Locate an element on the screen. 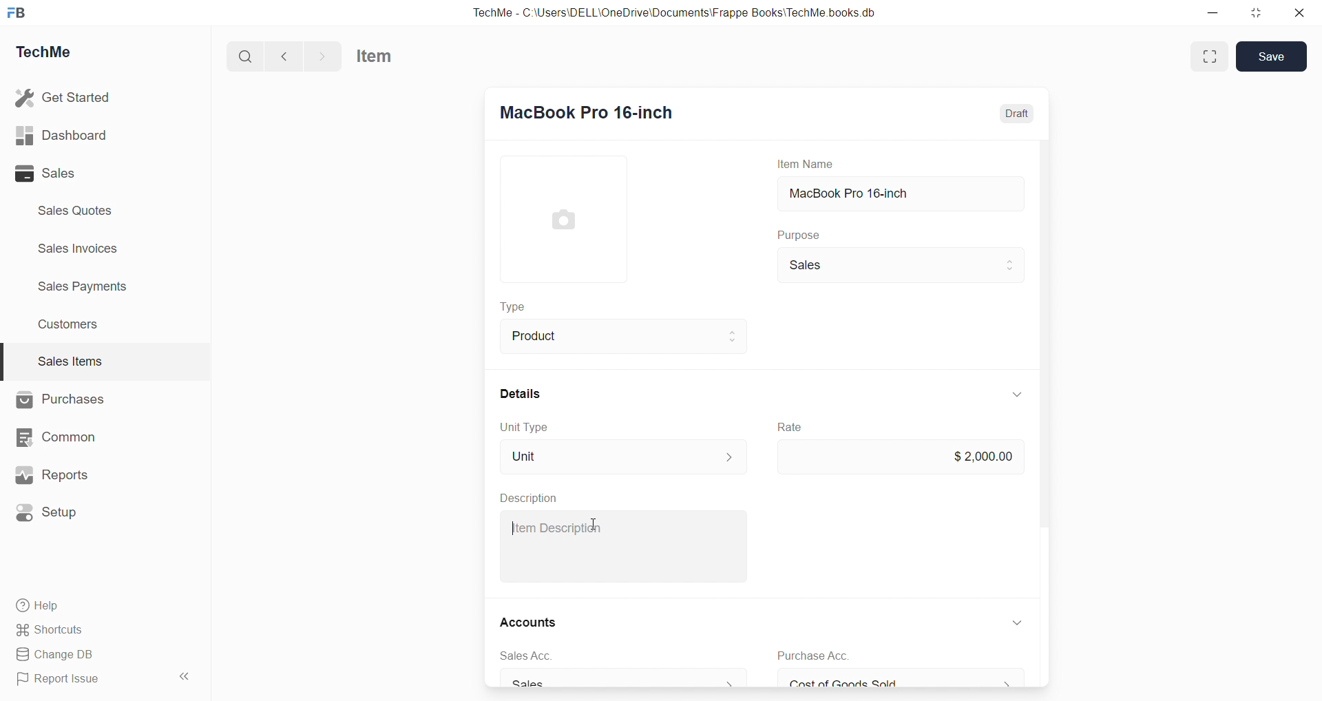  Shortcuts is located at coordinates (52, 630).